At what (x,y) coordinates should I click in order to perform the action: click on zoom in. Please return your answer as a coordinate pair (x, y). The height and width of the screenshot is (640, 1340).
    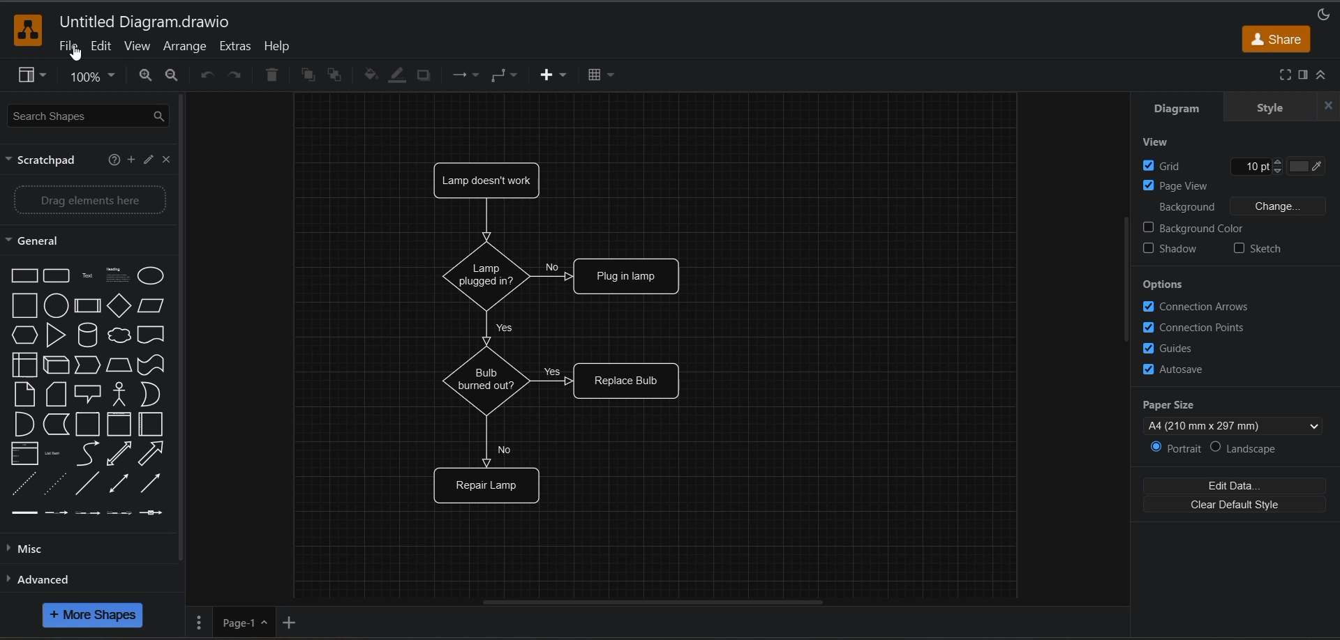
    Looking at the image, I should click on (142, 75).